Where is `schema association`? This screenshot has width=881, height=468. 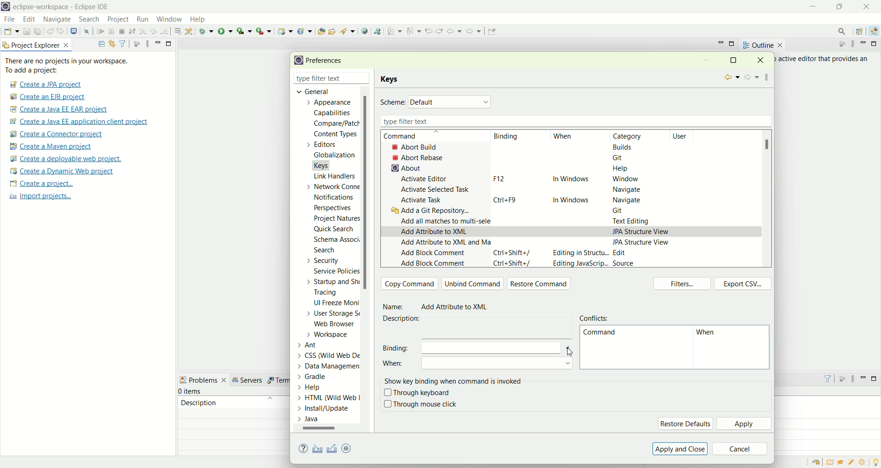 schema association is located at coordinates (338, 240).